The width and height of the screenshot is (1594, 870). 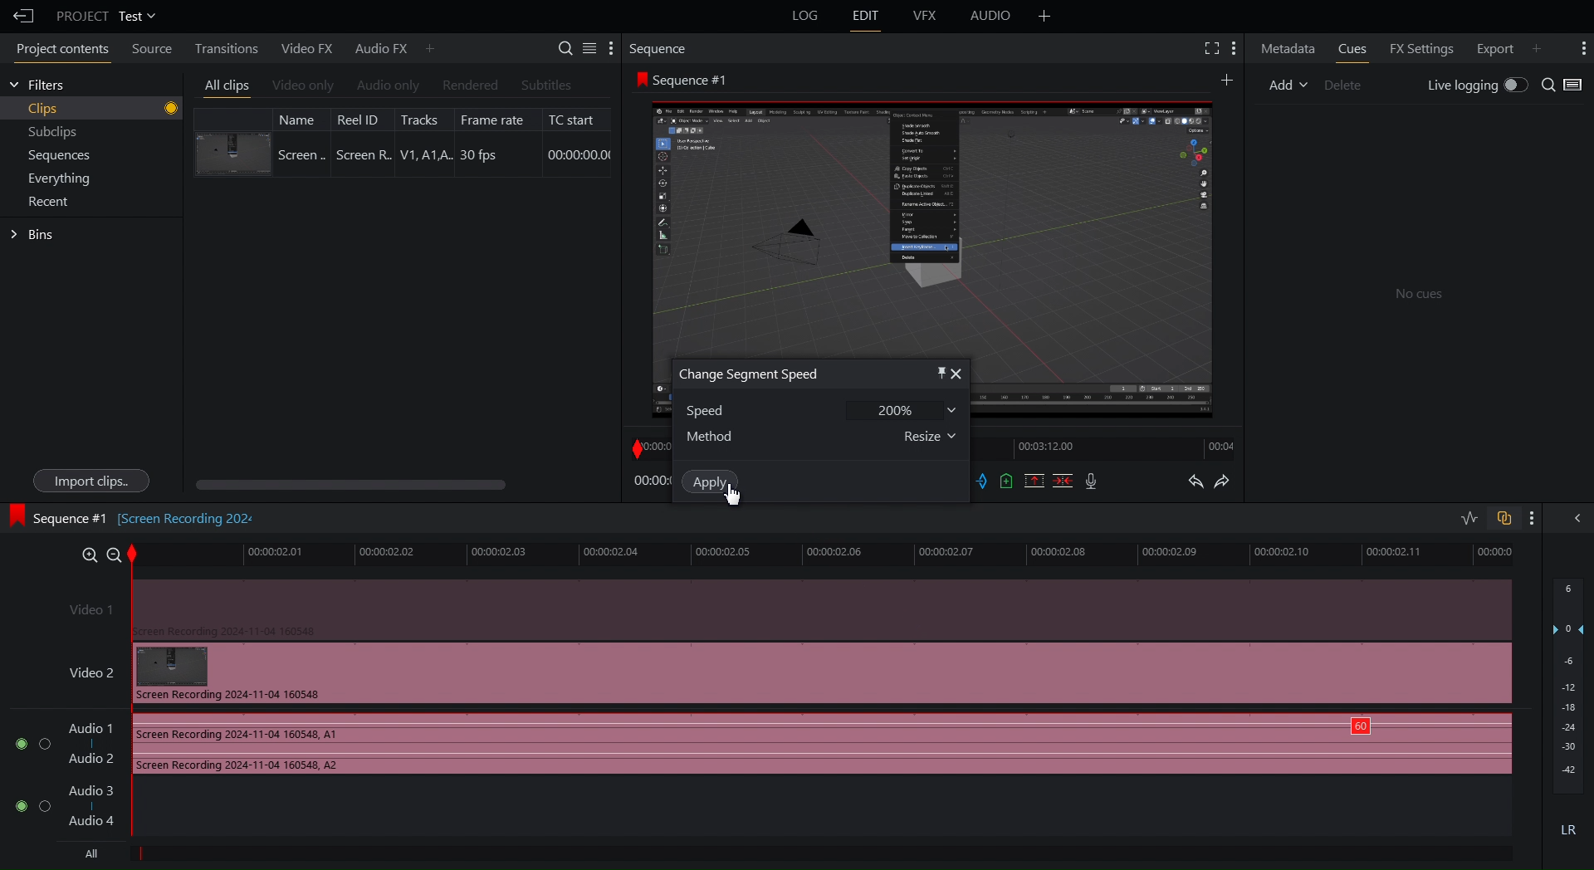 I want to click on Log , so click(x=803, y=17).